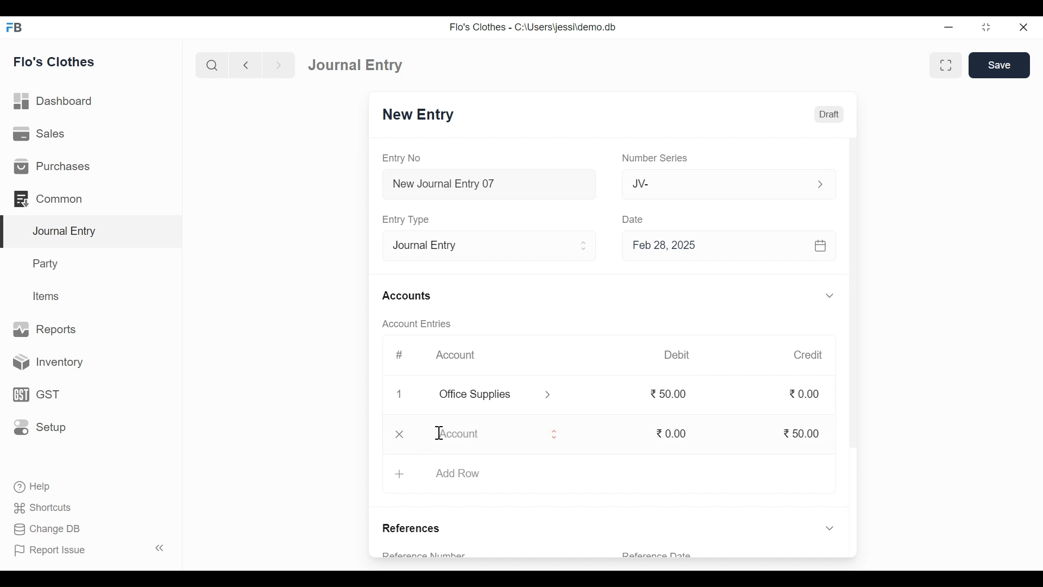 The width and height of the screenshot is (1043, 587). What do you see at coordinates (47, 263) in the screenshot?
I see `Party` at bounding box center [47, 263].